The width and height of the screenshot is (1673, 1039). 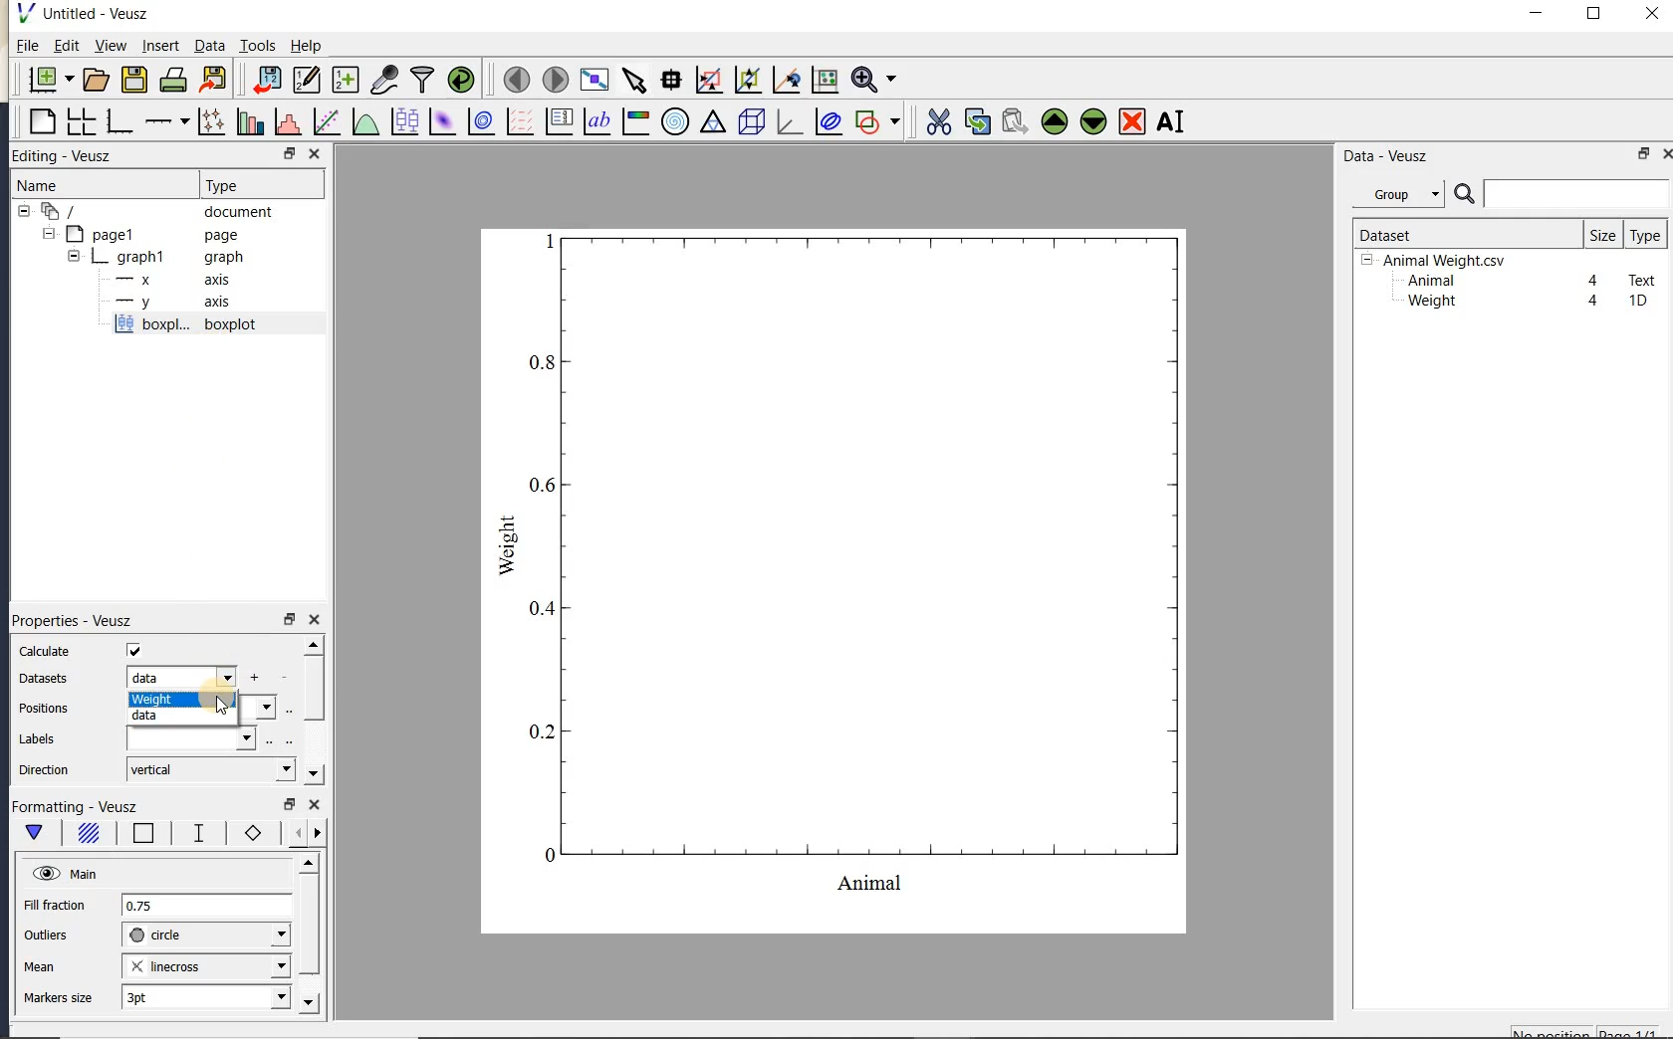 I want to click on markers size, so click(x=61, y=998).